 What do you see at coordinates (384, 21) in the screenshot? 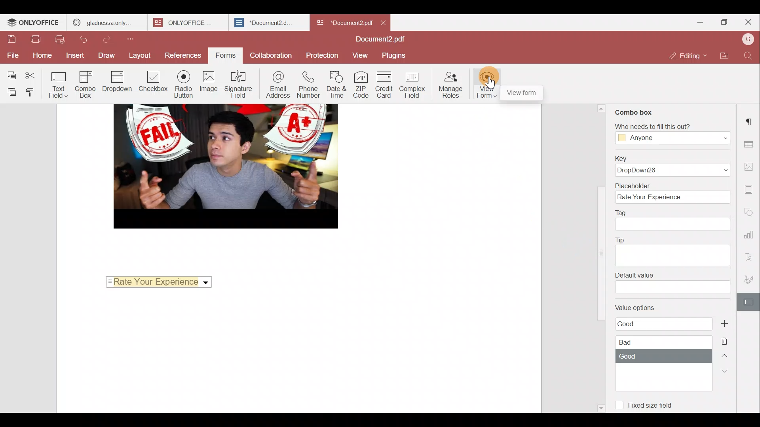
I see `Close` at bounding box center [384, 21].